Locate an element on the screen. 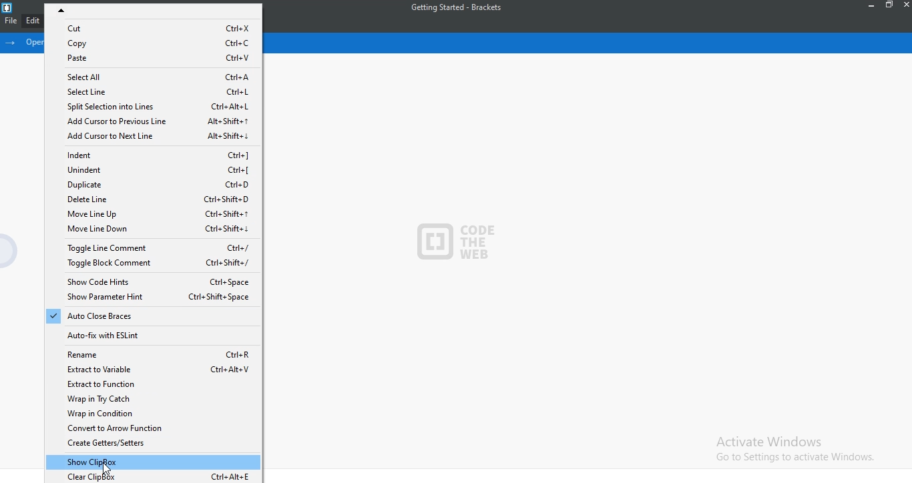 This screenshot has width=912, height=483. up is located at coordinates (154, 9).